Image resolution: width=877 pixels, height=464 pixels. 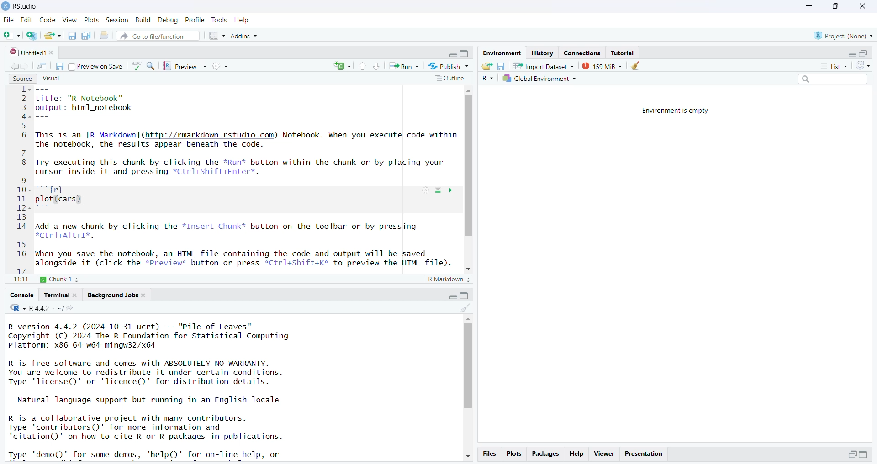 I want to click on debug, so click(x=169, y=21).